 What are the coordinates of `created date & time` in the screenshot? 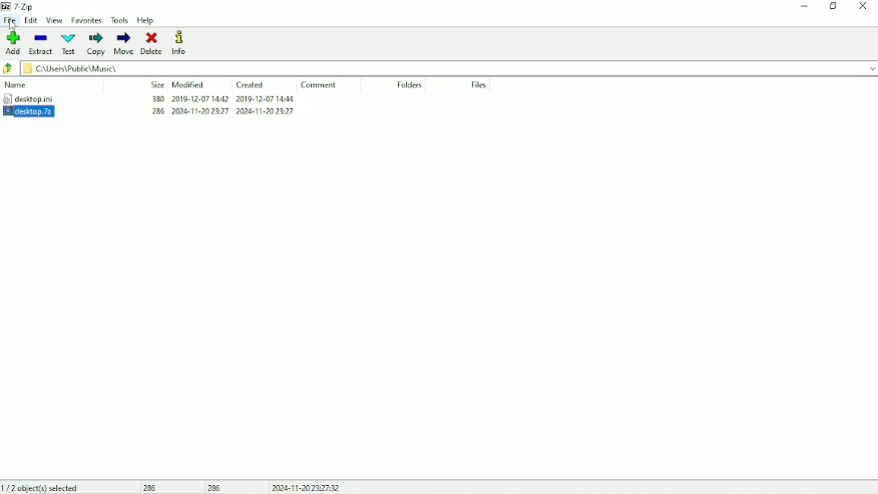 It's located at (265, 111).